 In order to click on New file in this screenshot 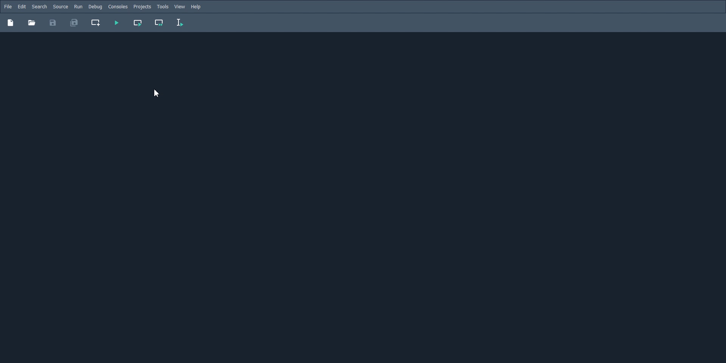, I will do `click(10, 22)`.